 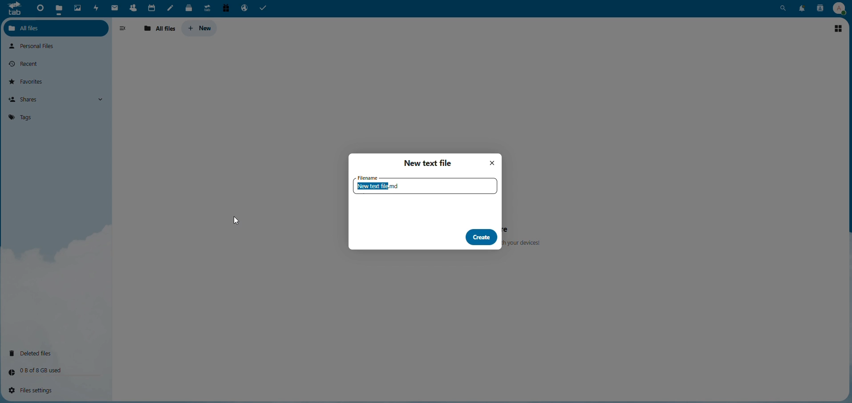 I want to click on Notes, so click(x=170, y=8).